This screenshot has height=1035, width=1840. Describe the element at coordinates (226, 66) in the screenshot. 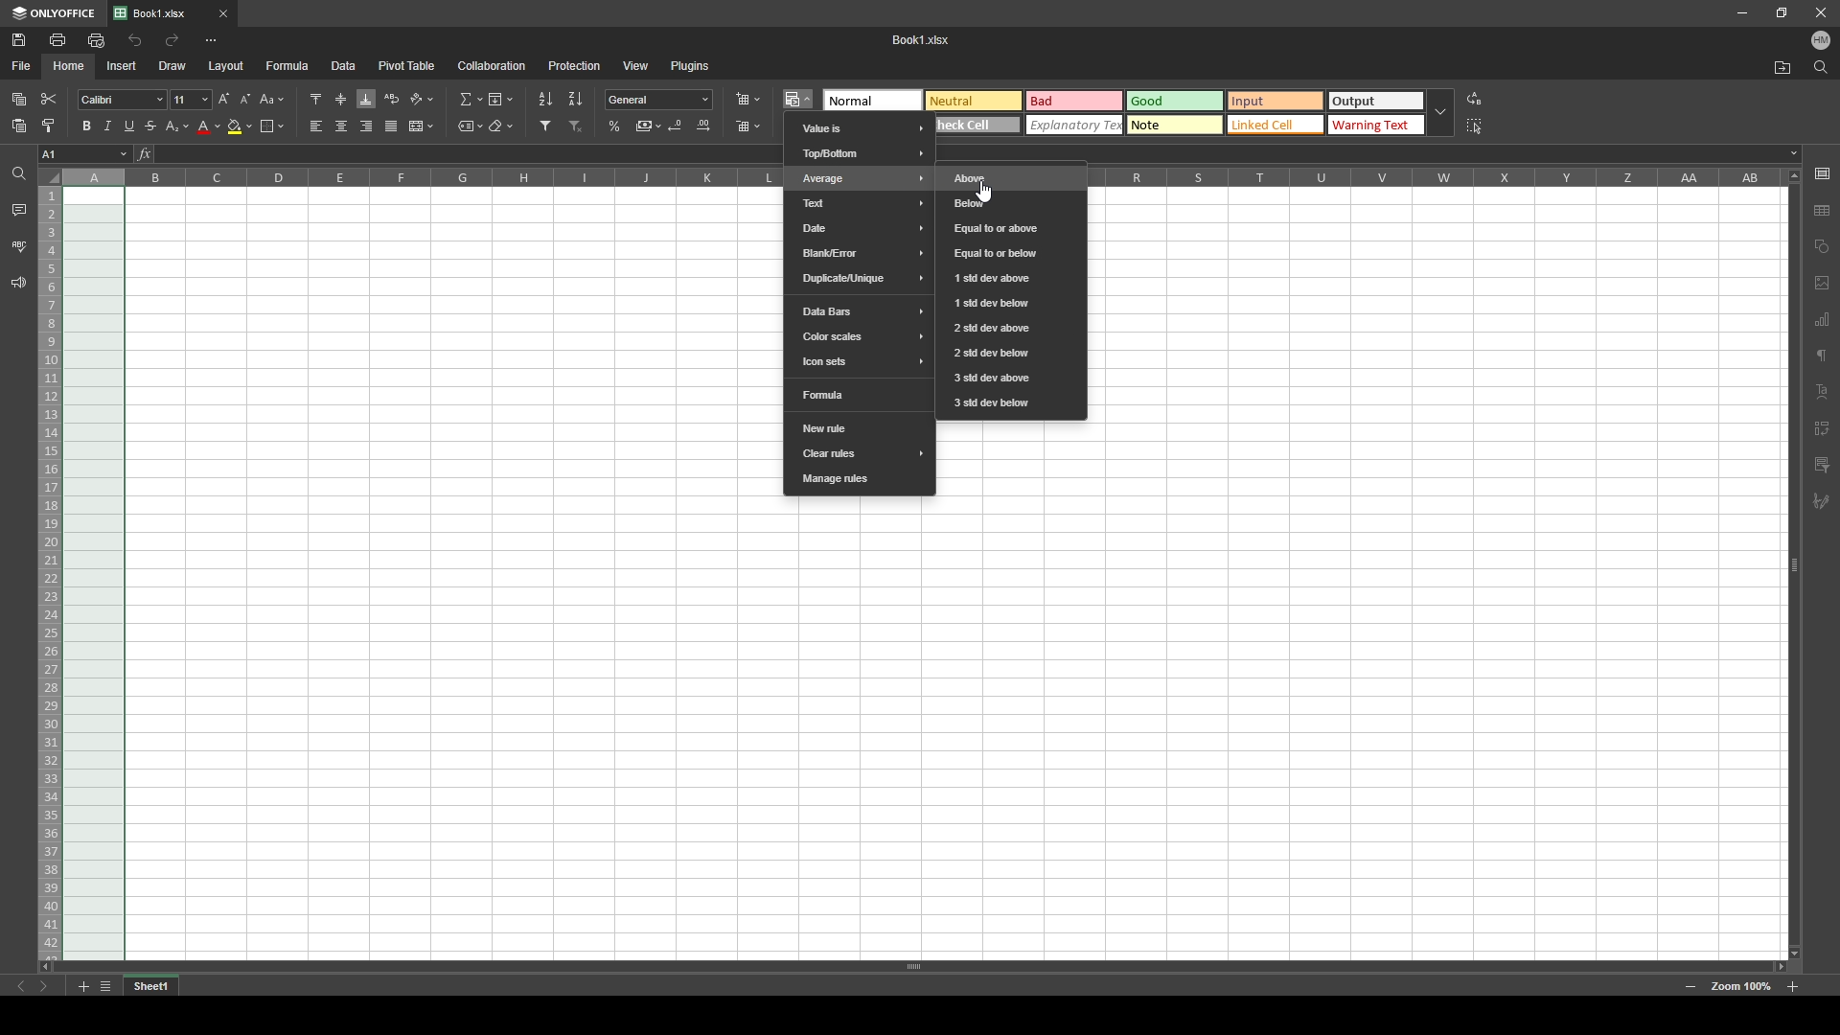

I see `layout` at that location.